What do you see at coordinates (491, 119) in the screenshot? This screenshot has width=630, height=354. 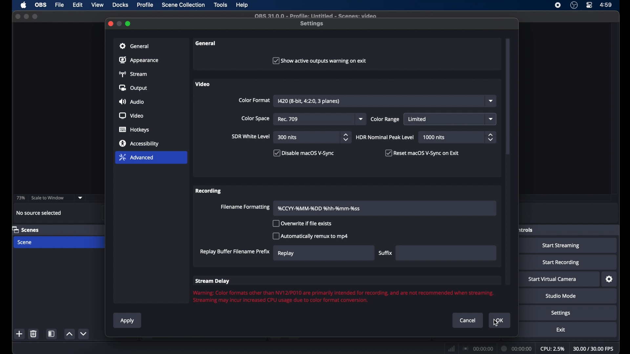 I see `dropdown` at bounding box center [491, 119].